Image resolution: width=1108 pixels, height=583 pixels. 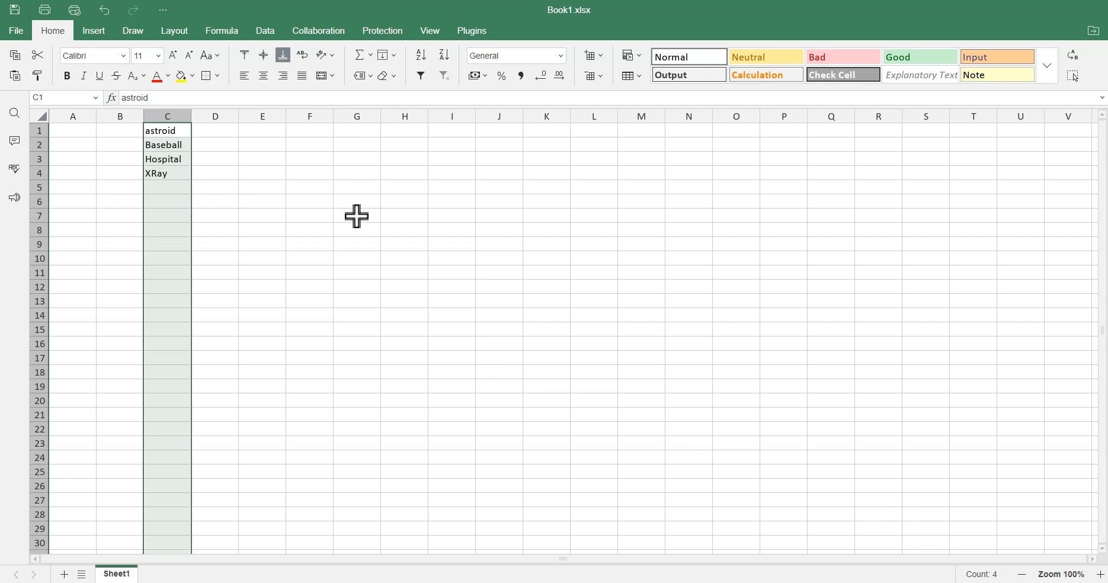 I want to click on Merge to center, so click(x=325, y=75).